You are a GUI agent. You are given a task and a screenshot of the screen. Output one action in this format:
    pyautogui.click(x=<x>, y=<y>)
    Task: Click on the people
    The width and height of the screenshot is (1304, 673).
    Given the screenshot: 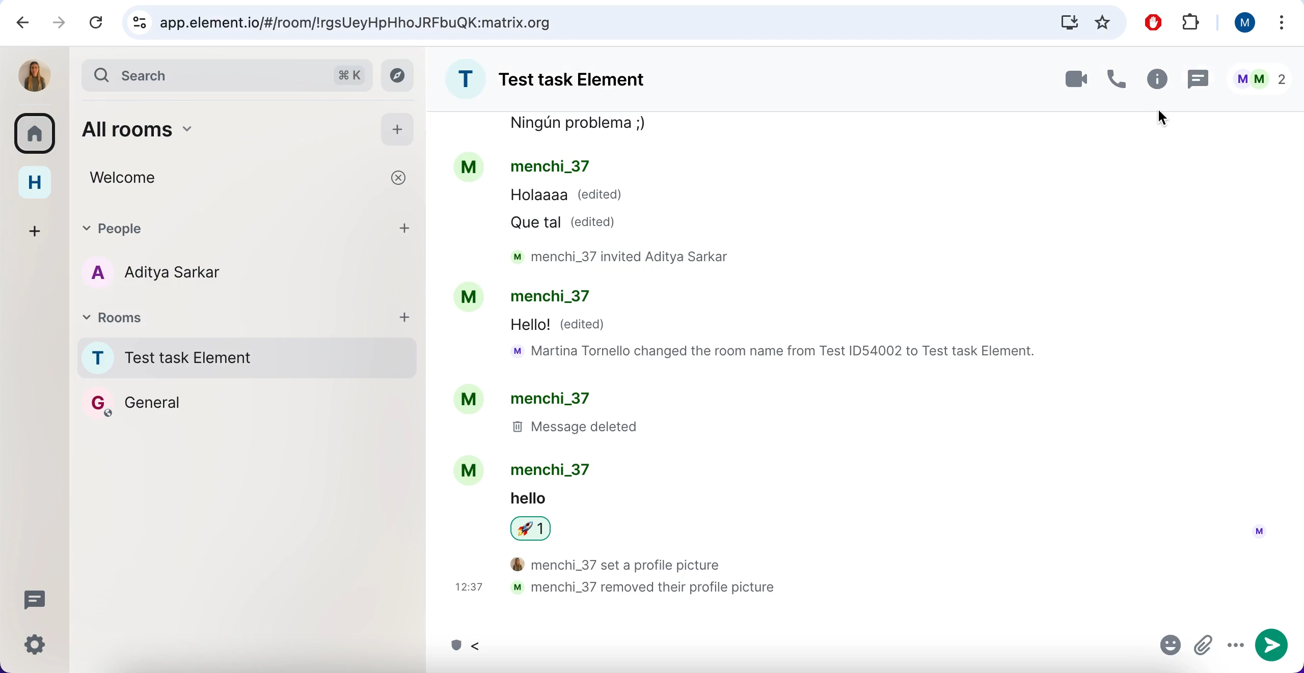 What is the action you would take?
    pyautogui.click(x=222, y=229)
    